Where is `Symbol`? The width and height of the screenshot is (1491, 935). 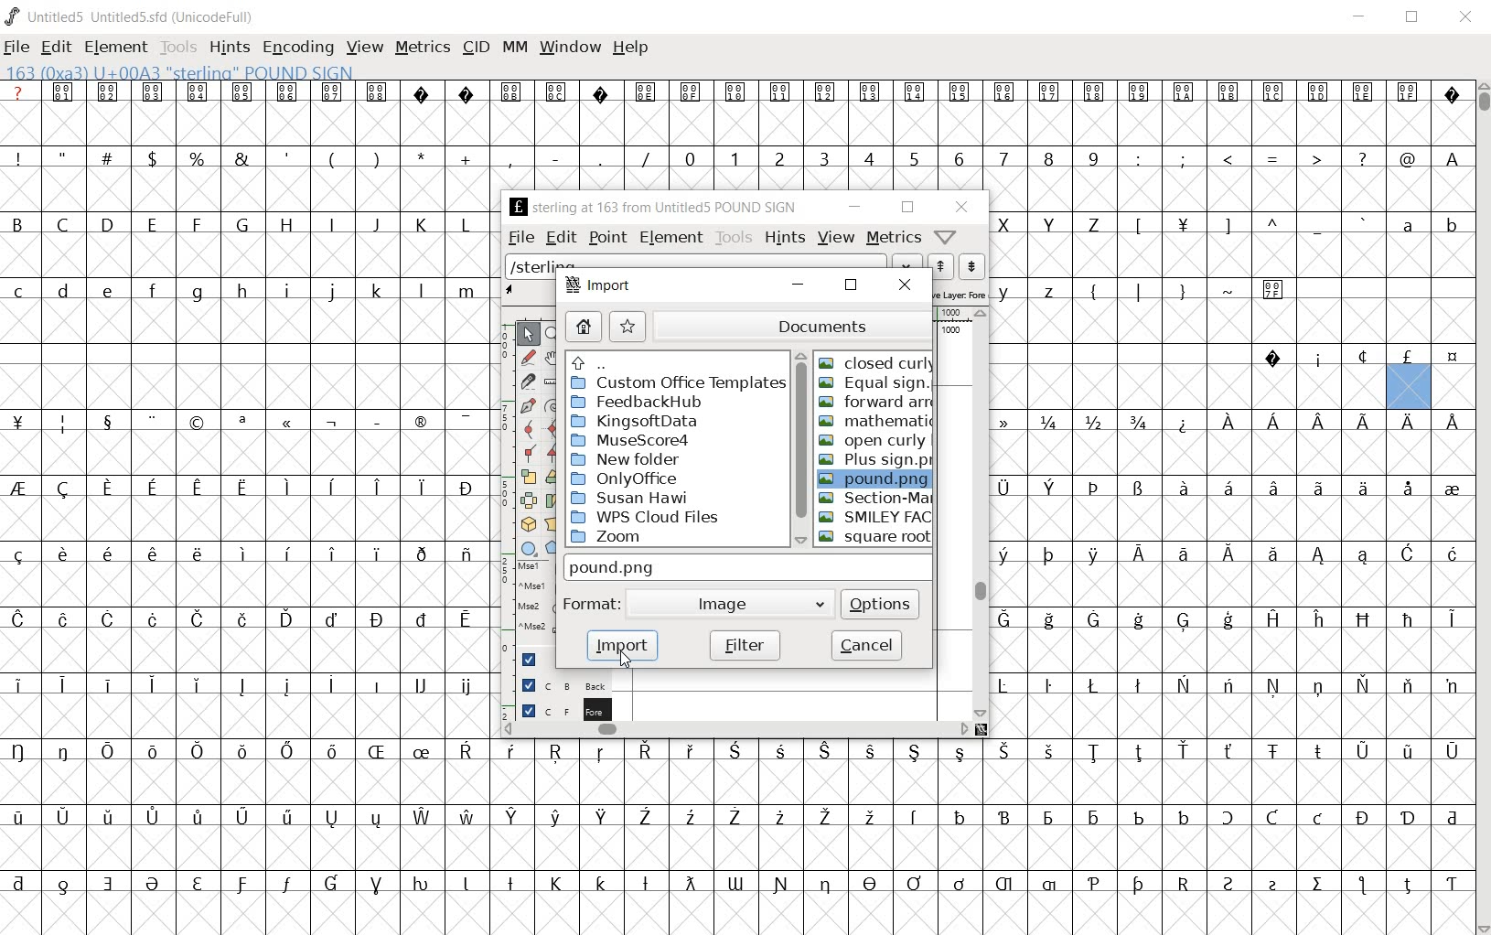 Symbol is located at coordinates (1451, 488).